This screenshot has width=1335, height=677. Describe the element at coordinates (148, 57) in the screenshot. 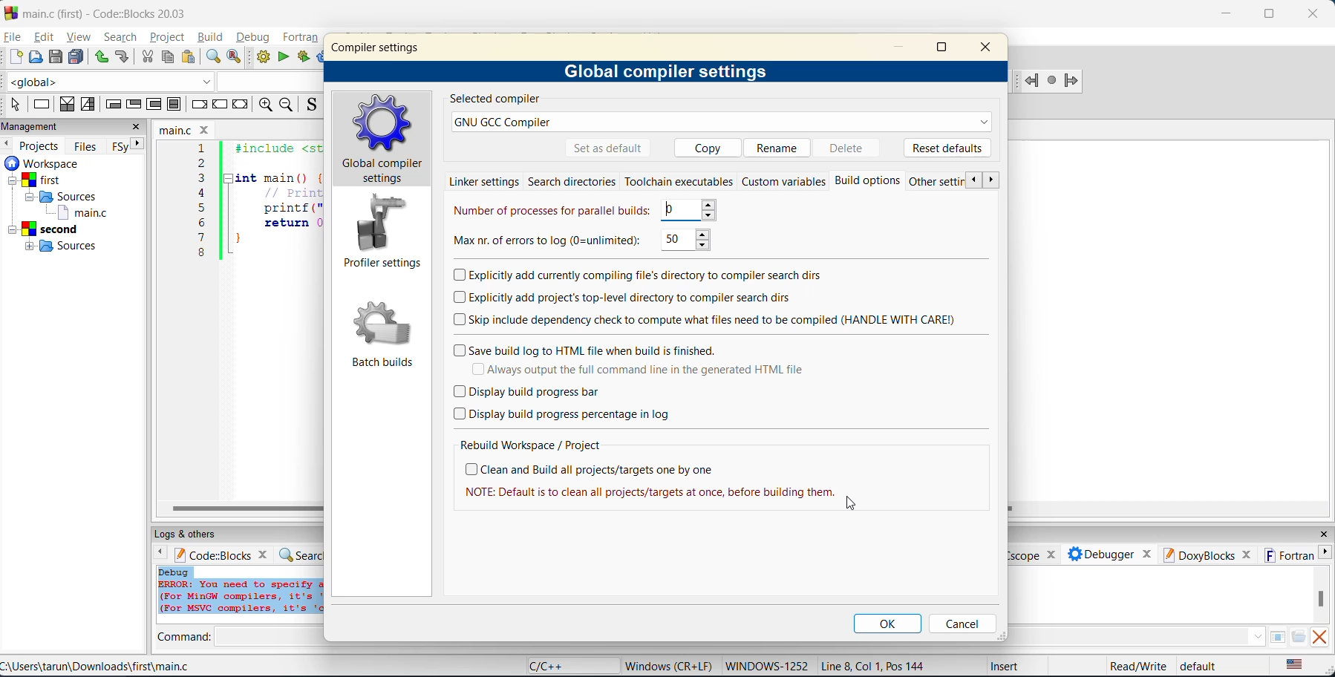

I see `cut` at that location.